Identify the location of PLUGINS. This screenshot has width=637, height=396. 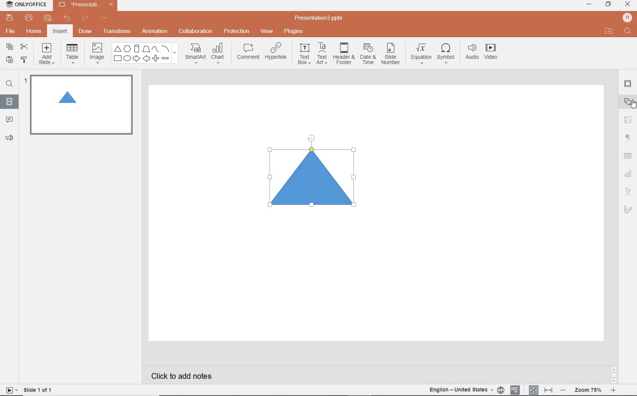
(295, 31).